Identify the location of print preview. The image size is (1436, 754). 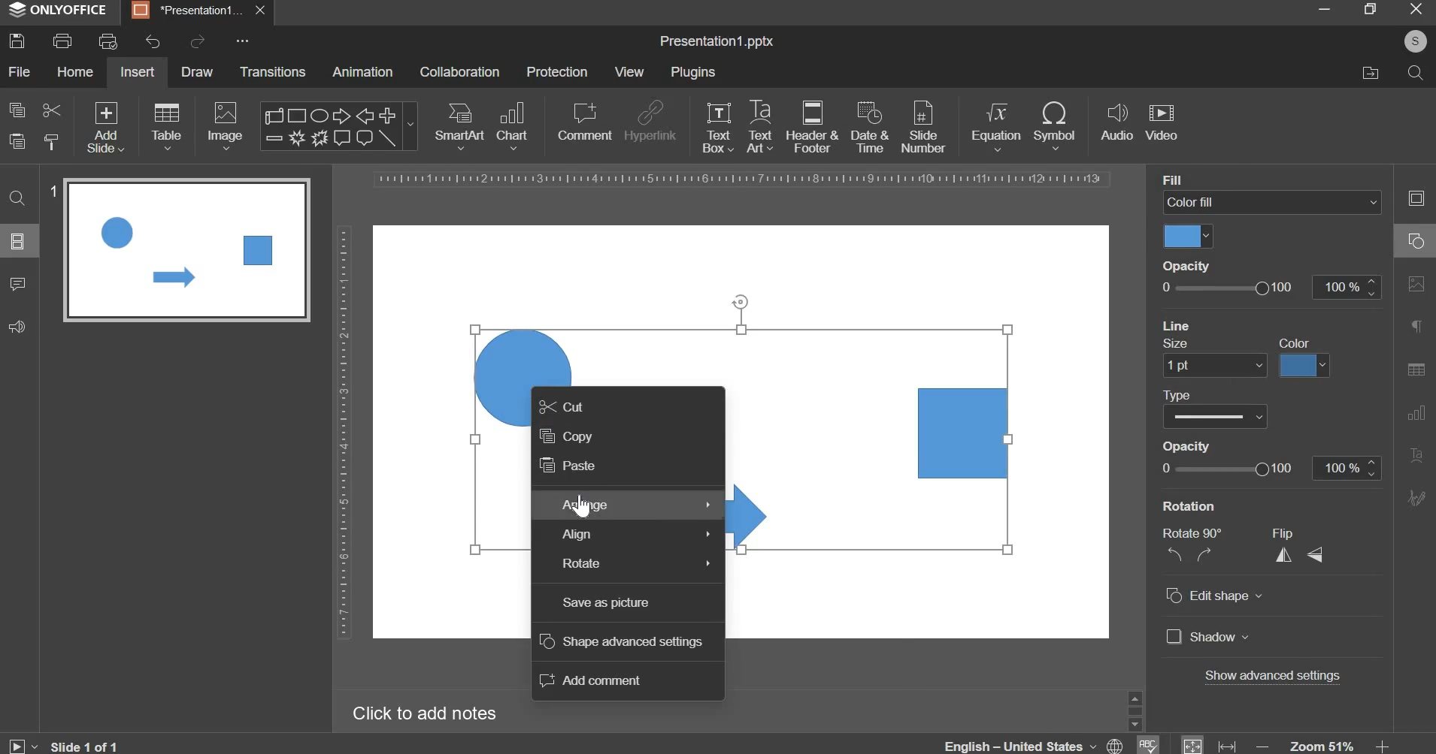
(108, 41).